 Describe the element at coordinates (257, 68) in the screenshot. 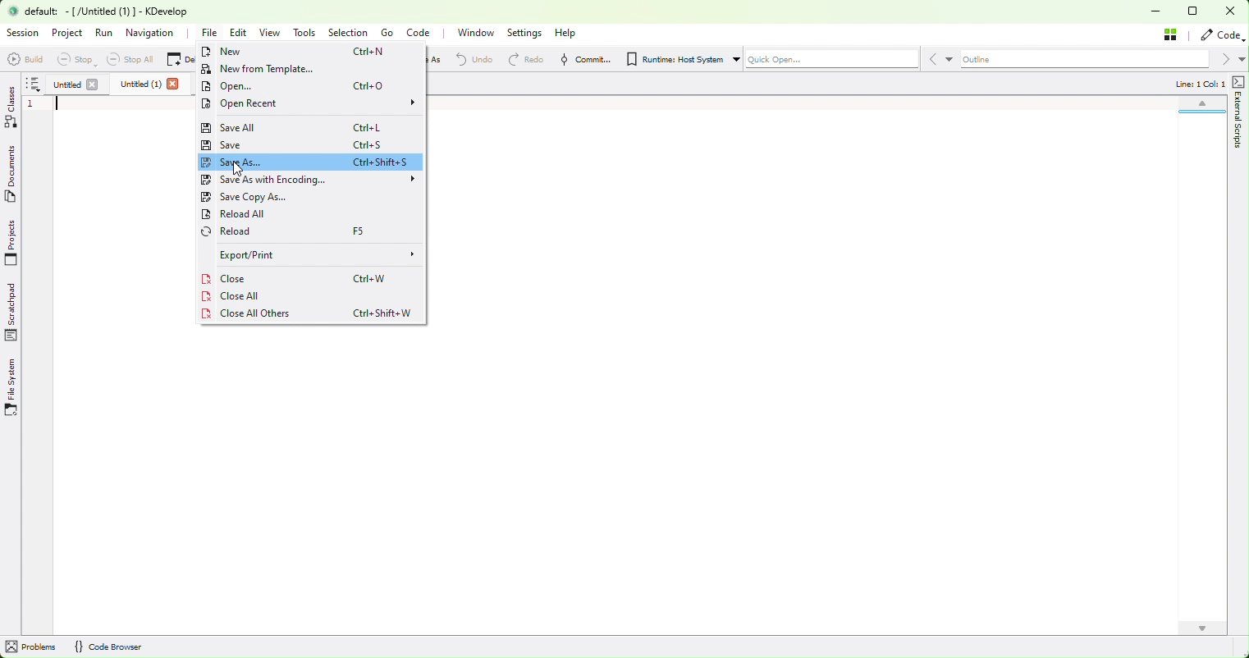

I see `New From template` at that location.